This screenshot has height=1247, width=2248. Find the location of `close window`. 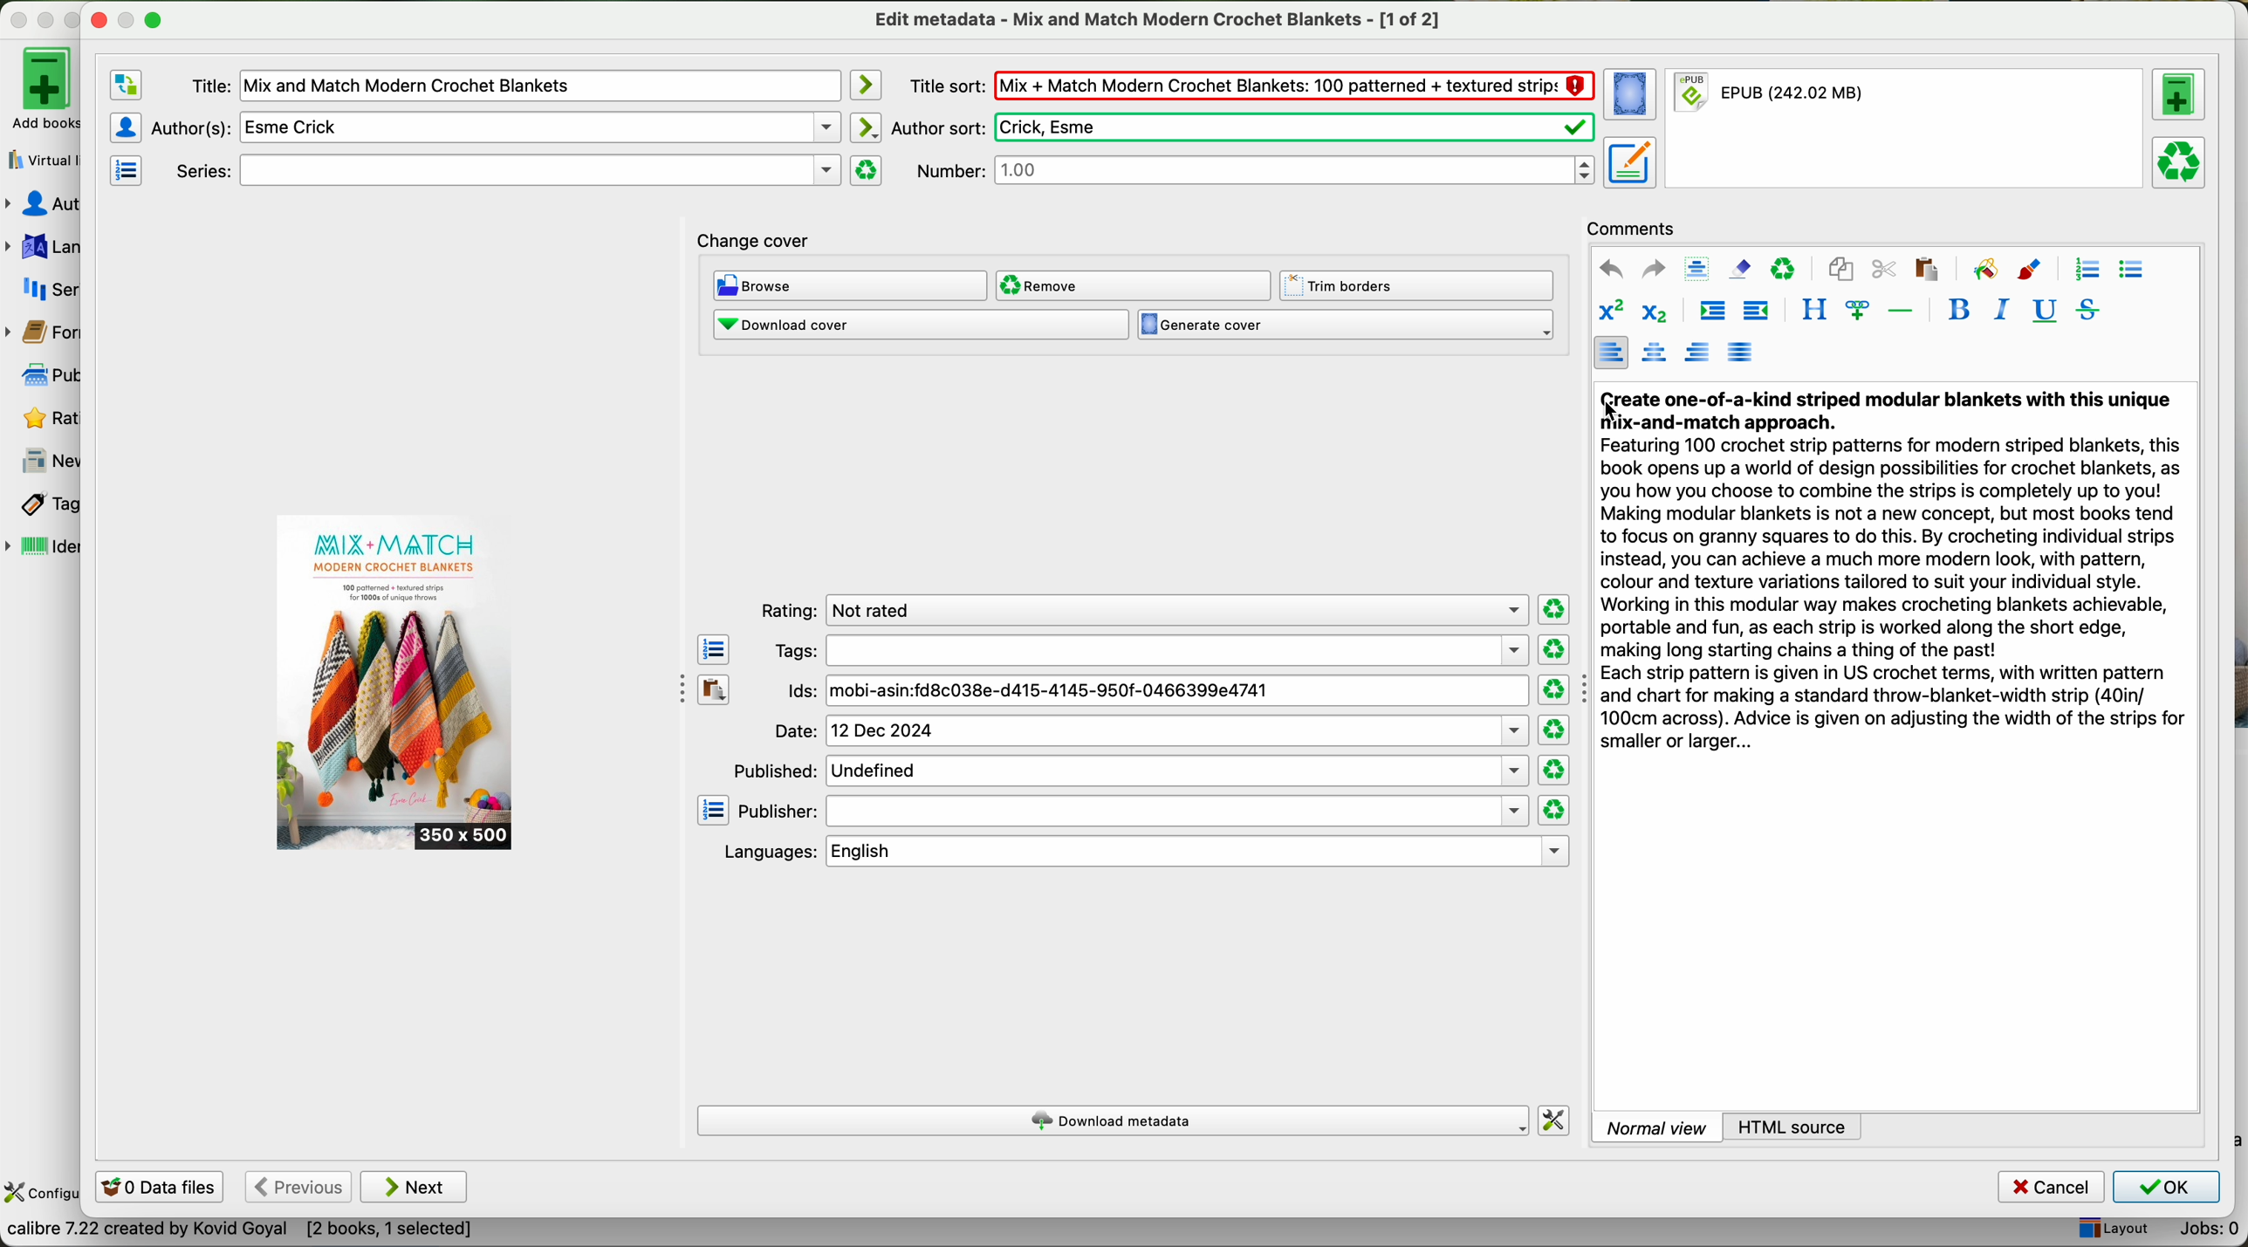

close window is located at coordinates (99, 17).